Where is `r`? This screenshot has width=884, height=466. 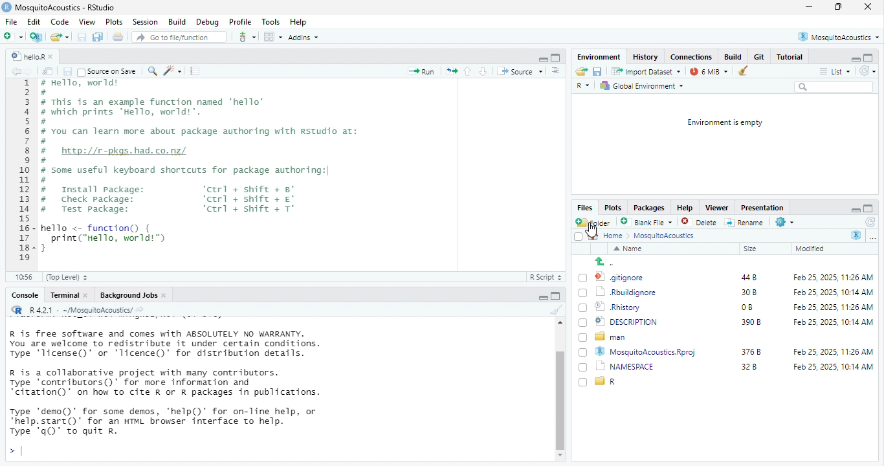
r is located at coordinates (586, 87).